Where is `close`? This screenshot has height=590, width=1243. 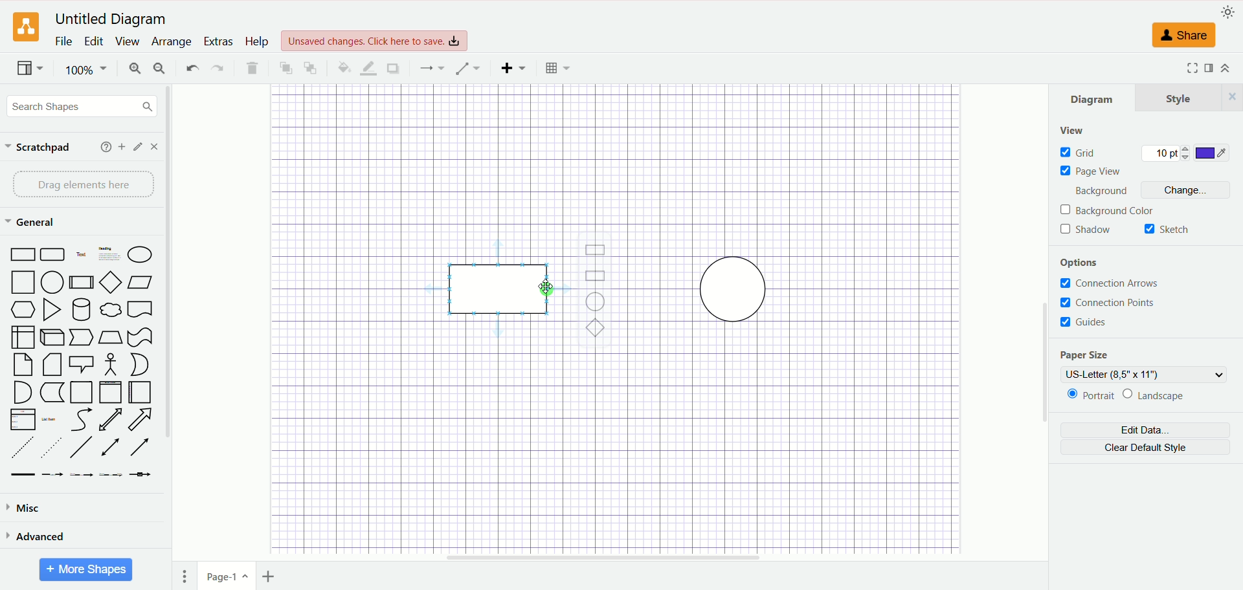
close is located at coordinates (155, 146).